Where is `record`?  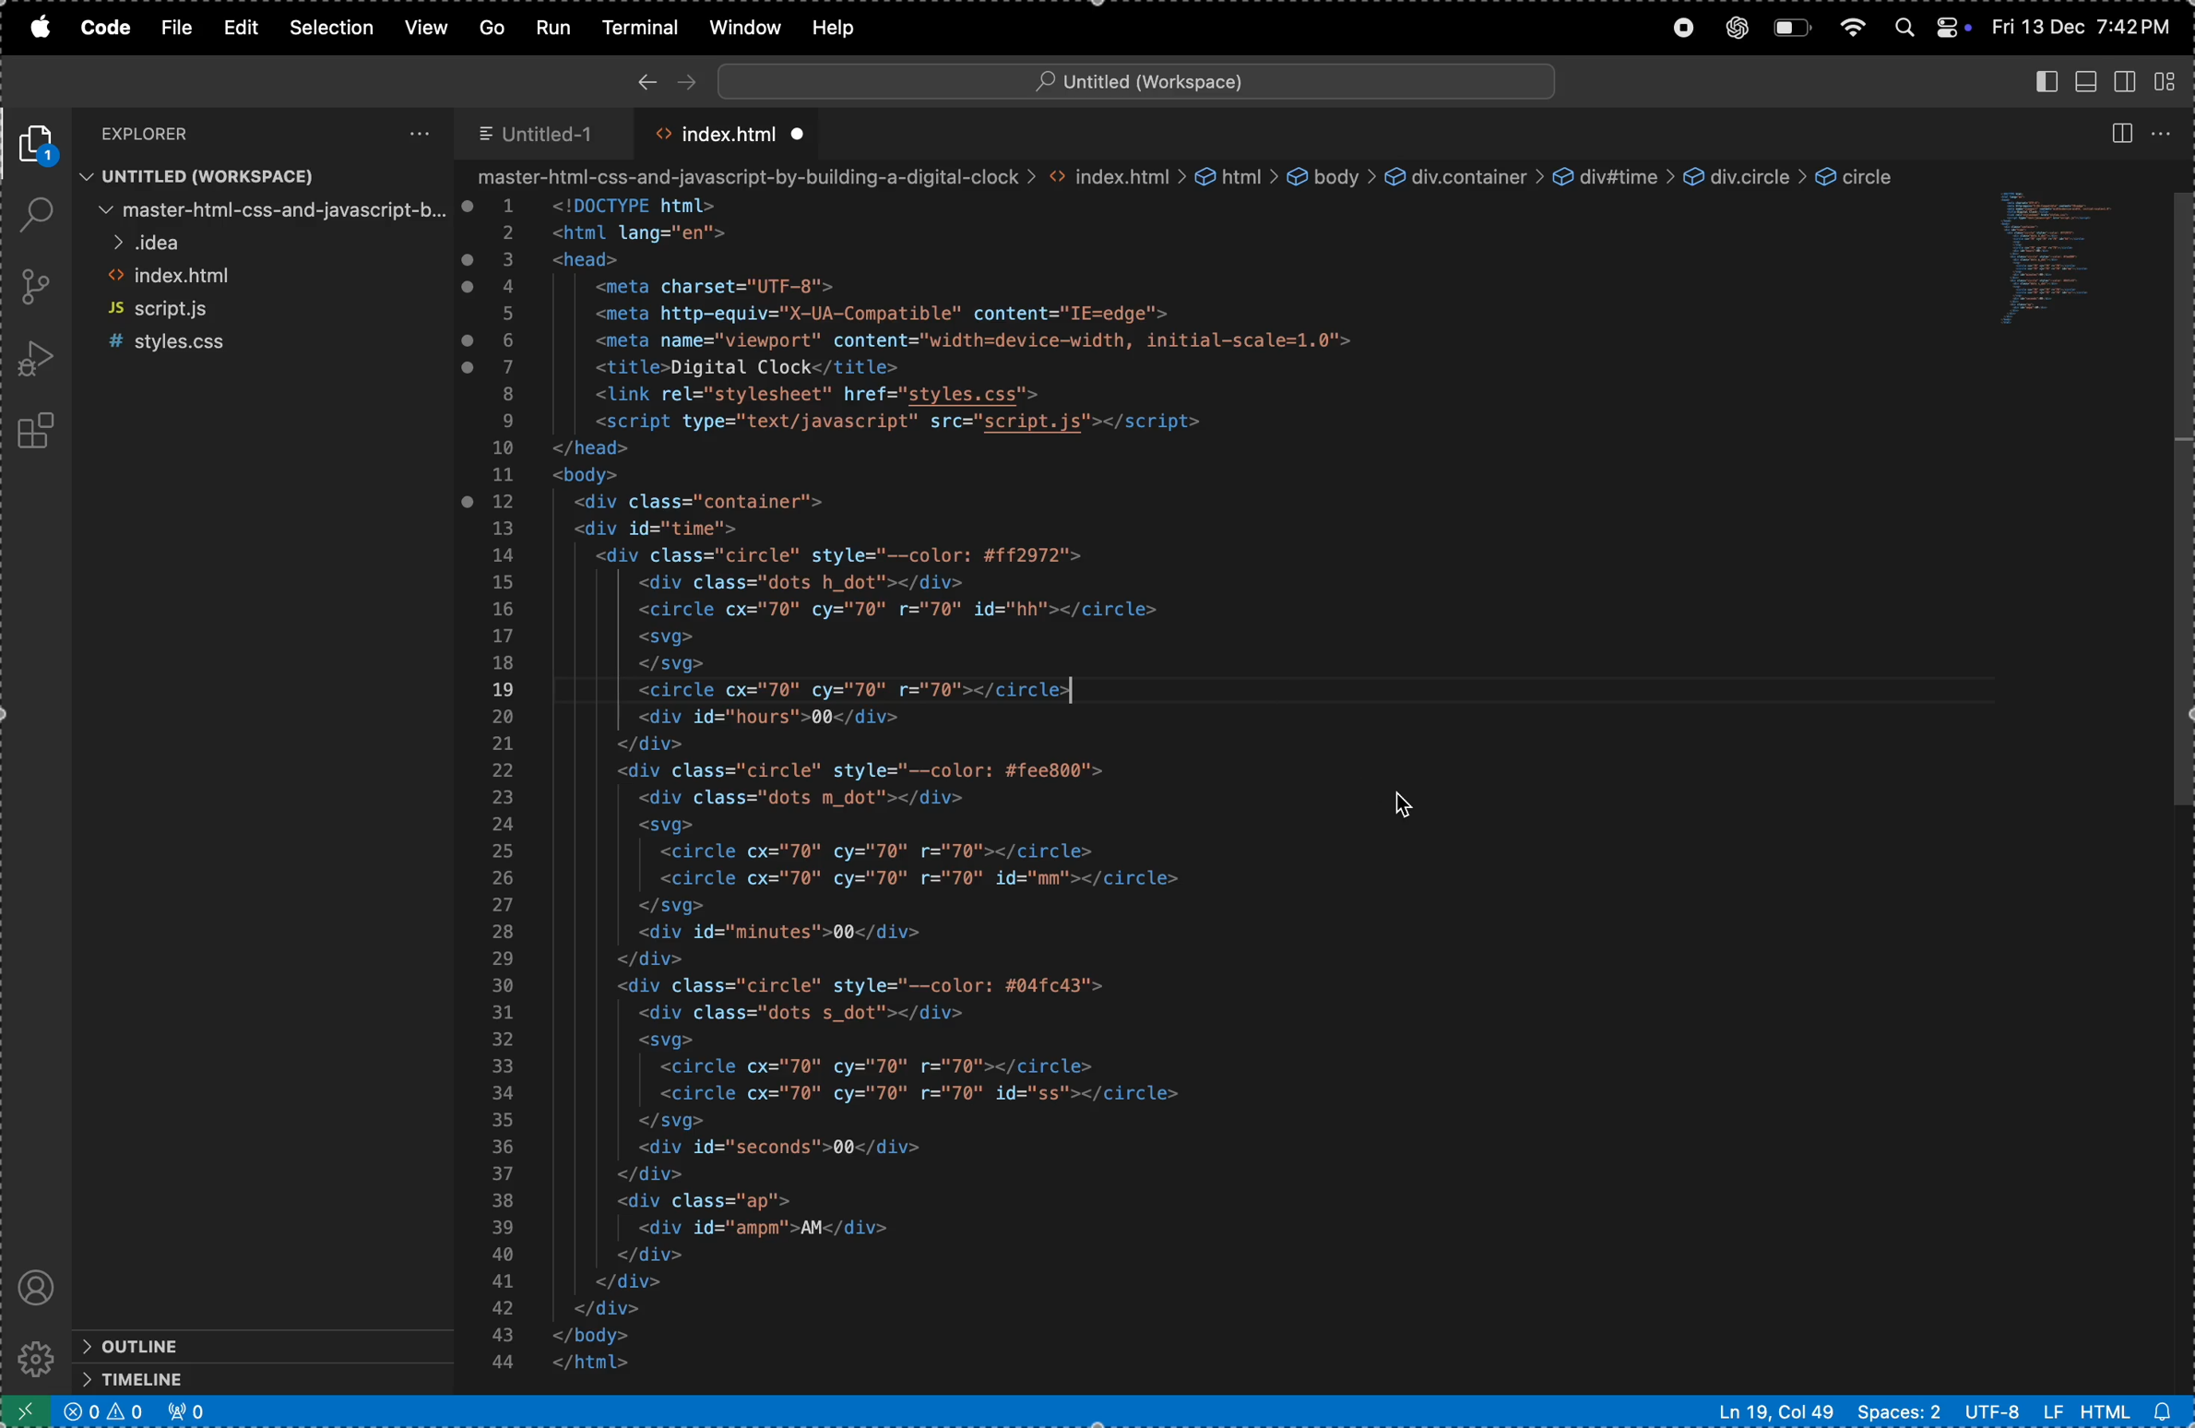 record is located at coordinates (1679, 29).